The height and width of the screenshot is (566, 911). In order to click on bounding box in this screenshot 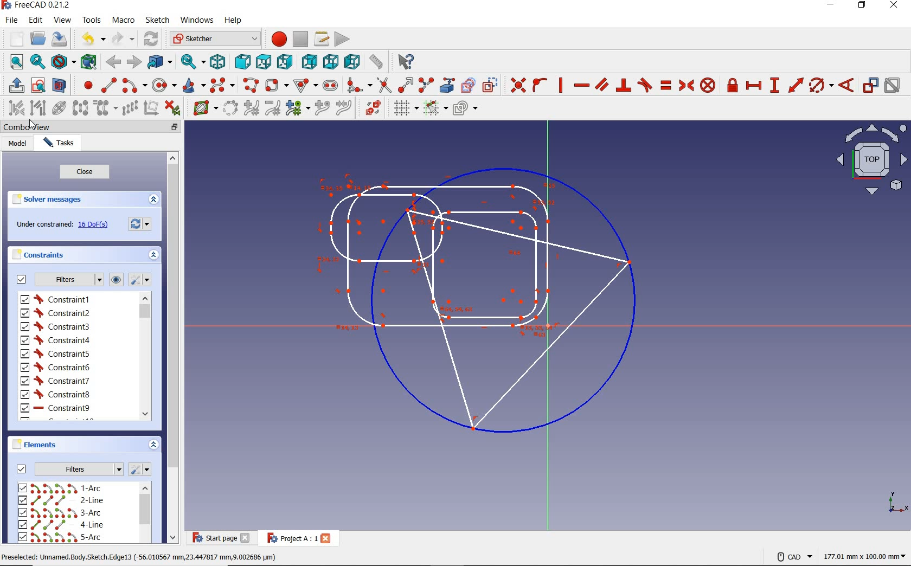, I will do `click(89, 61)`.